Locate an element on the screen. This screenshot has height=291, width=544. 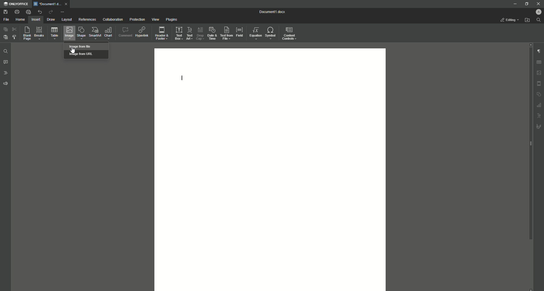
Blank Page is located at coordinates (26, 33).